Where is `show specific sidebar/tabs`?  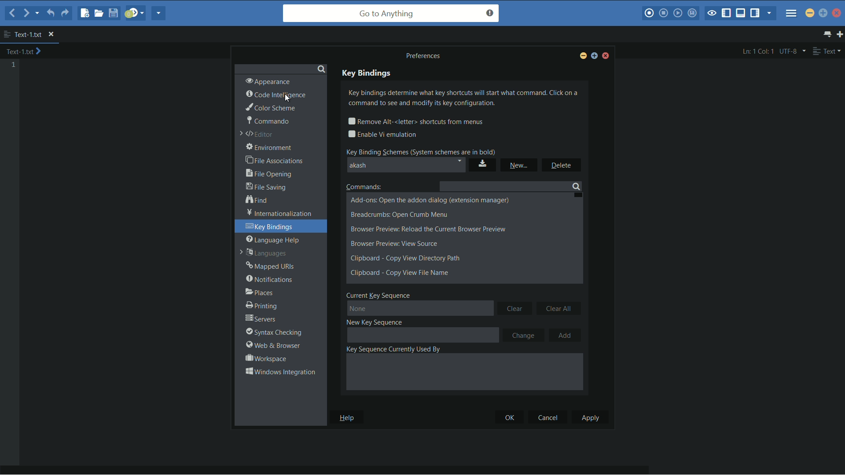 show specific sidebar/tabs is located at coordinates (770, 14).